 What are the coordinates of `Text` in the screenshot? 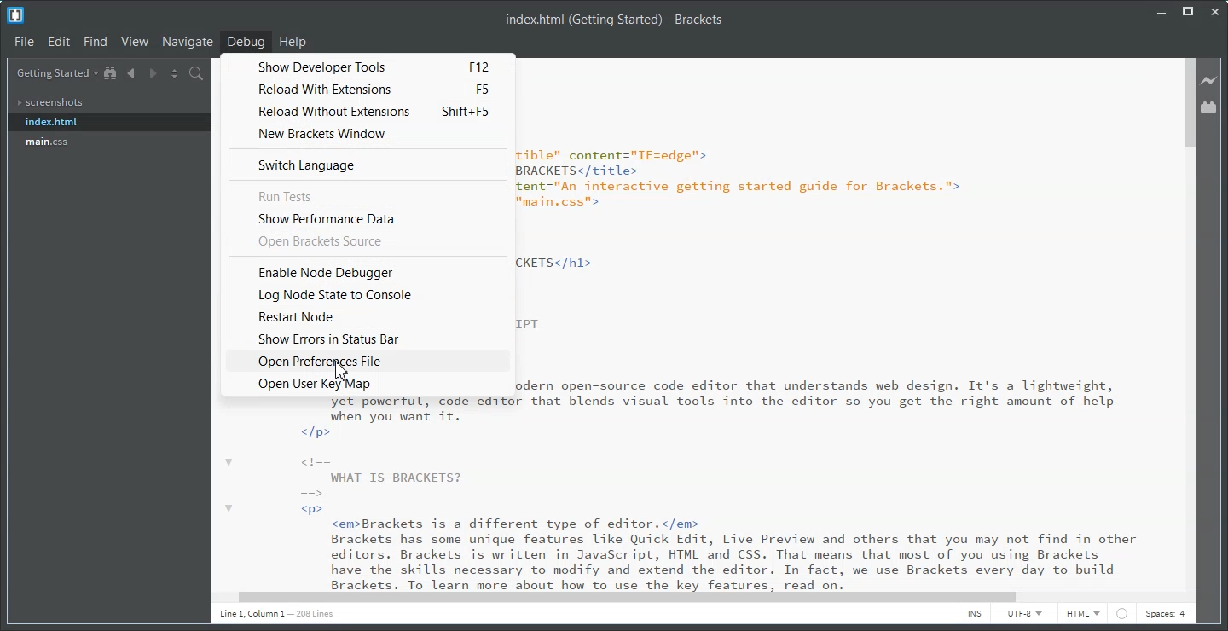 It's located at (276, 614).